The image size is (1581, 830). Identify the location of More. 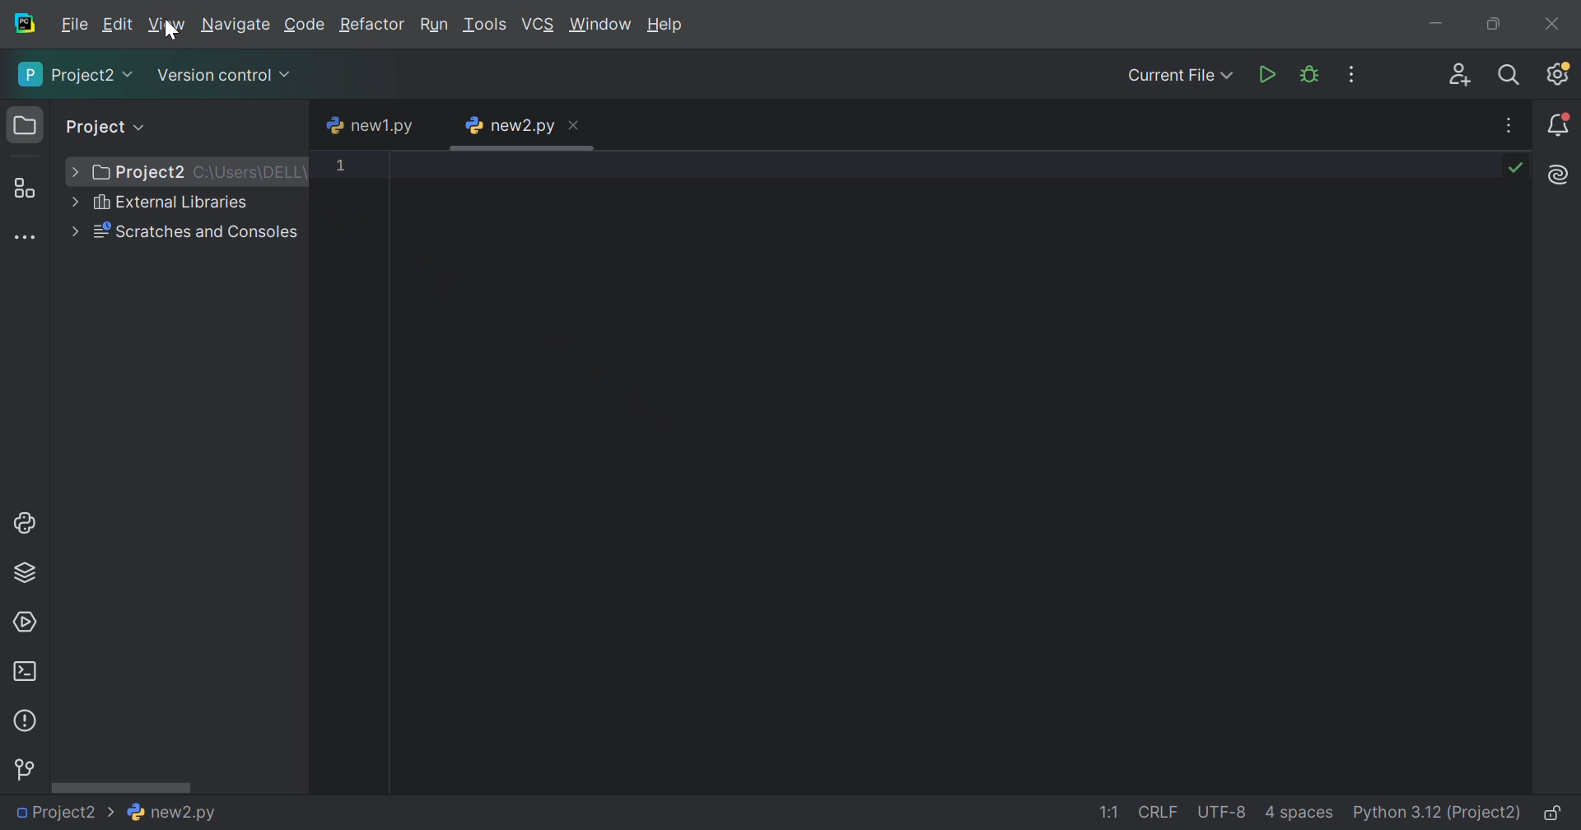
(75, 201).